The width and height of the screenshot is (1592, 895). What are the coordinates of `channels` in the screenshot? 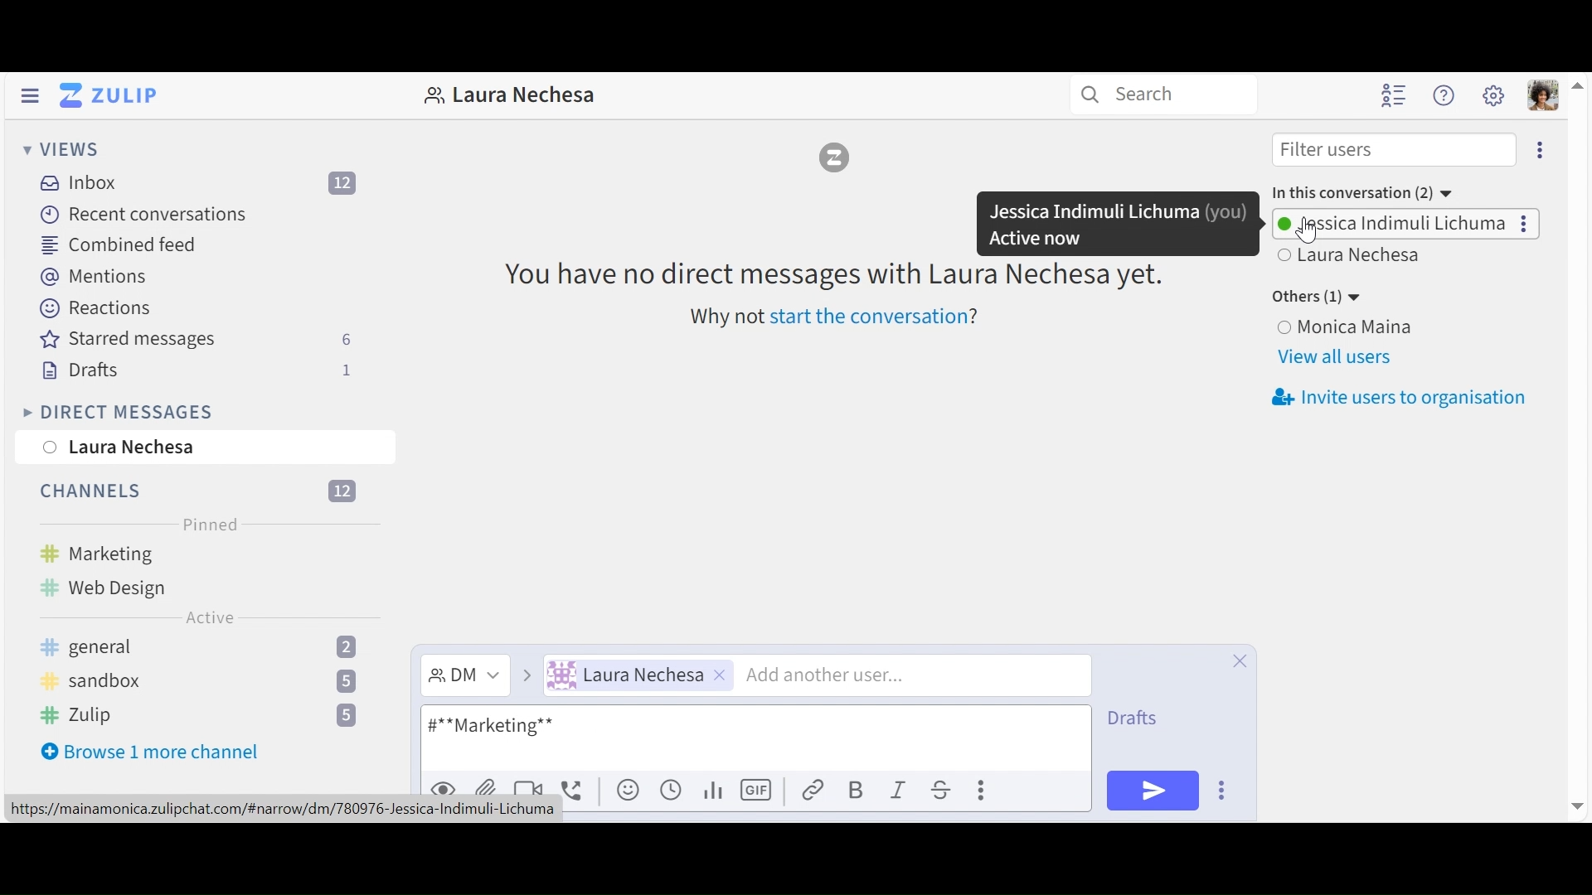 It's located at (192, 491).